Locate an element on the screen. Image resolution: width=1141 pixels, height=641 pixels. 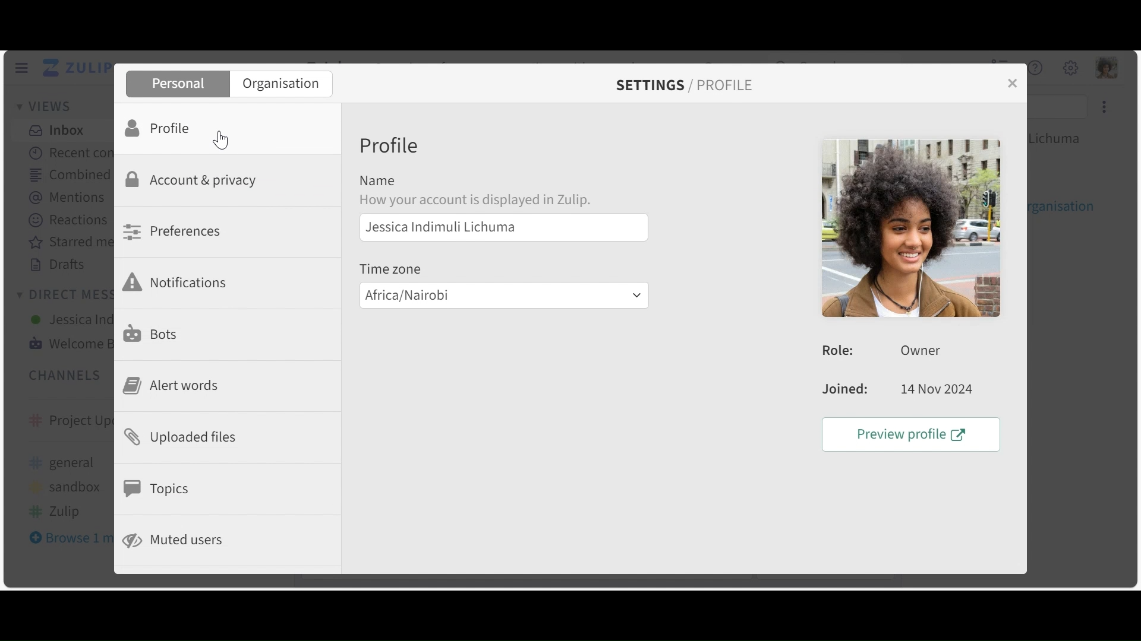
Profile is located at coordinates (160, 129).